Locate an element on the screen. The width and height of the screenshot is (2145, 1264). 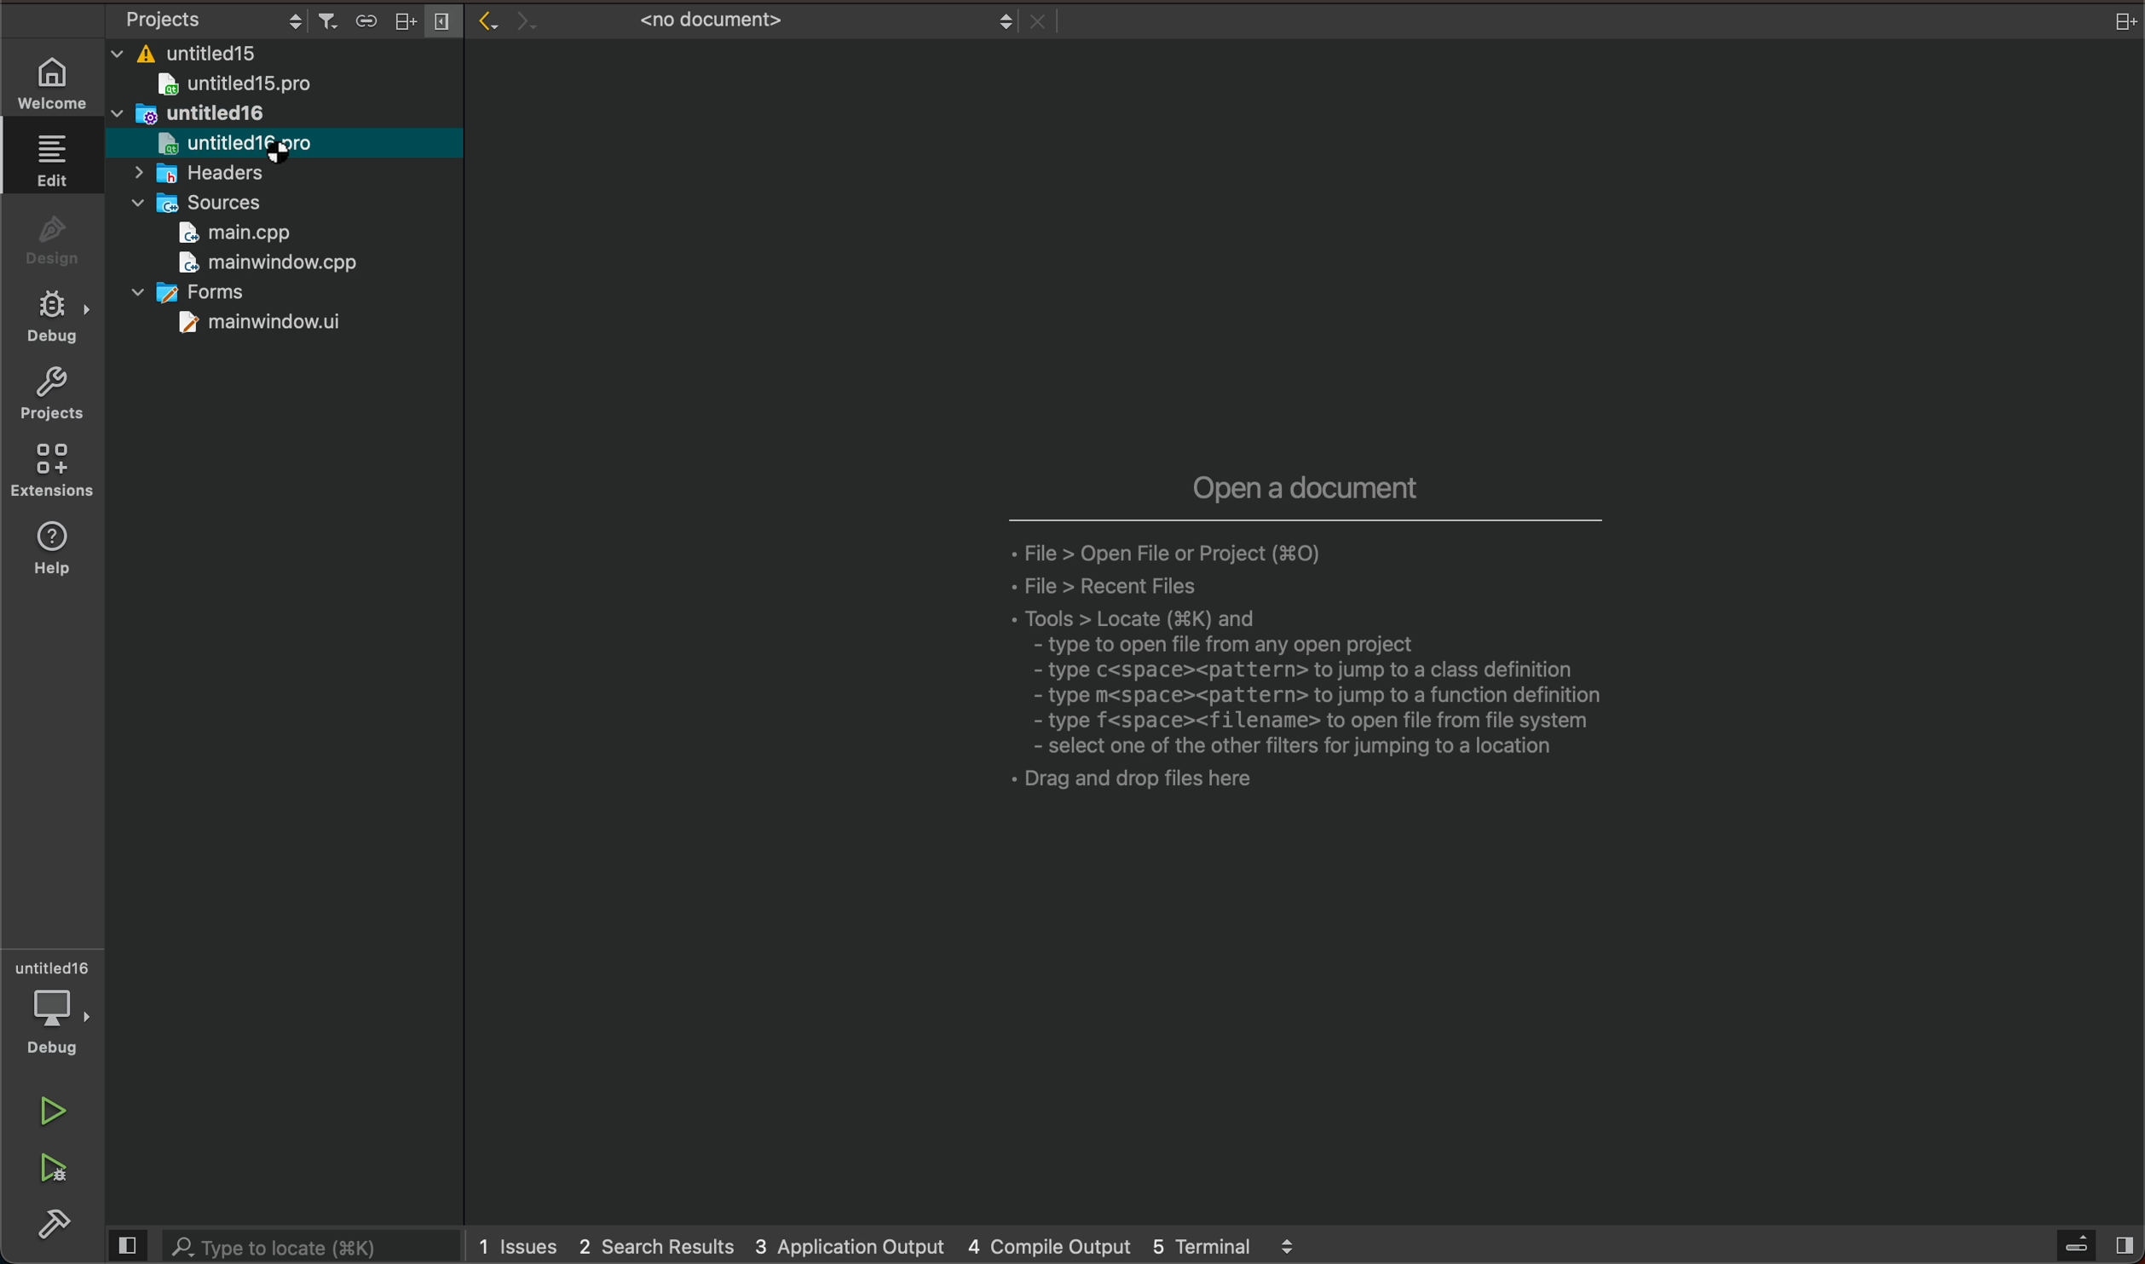
open sidebar is located at coordinates (2089, 1245).